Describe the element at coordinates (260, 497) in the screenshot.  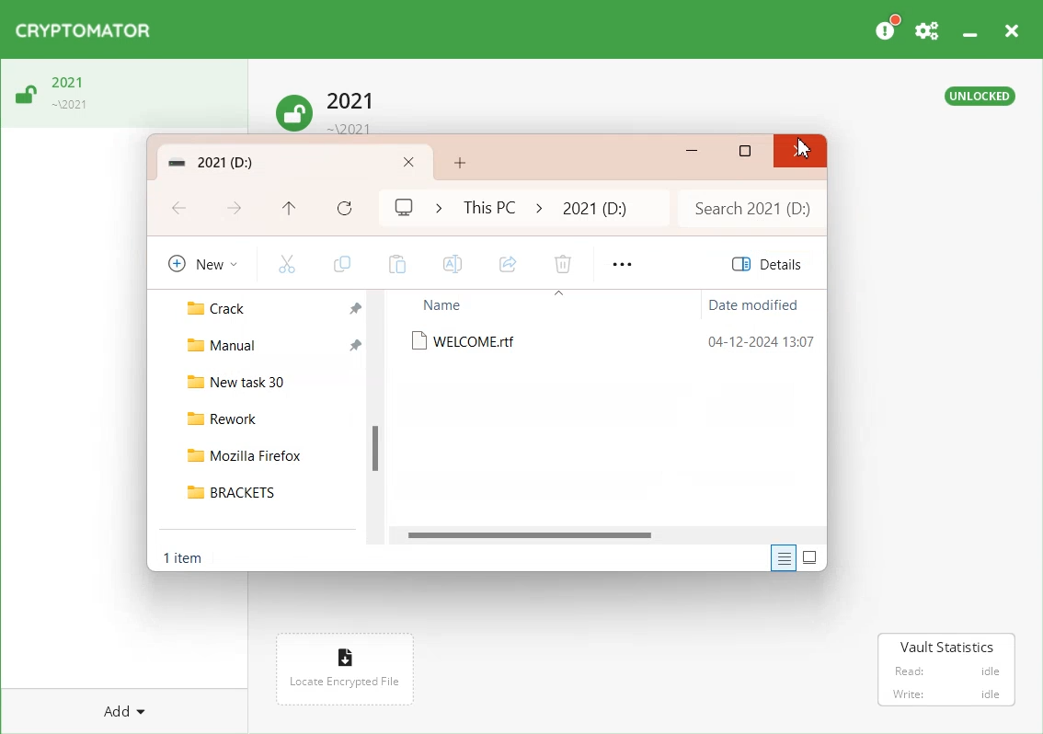
I see `BRACKETS` at that location.